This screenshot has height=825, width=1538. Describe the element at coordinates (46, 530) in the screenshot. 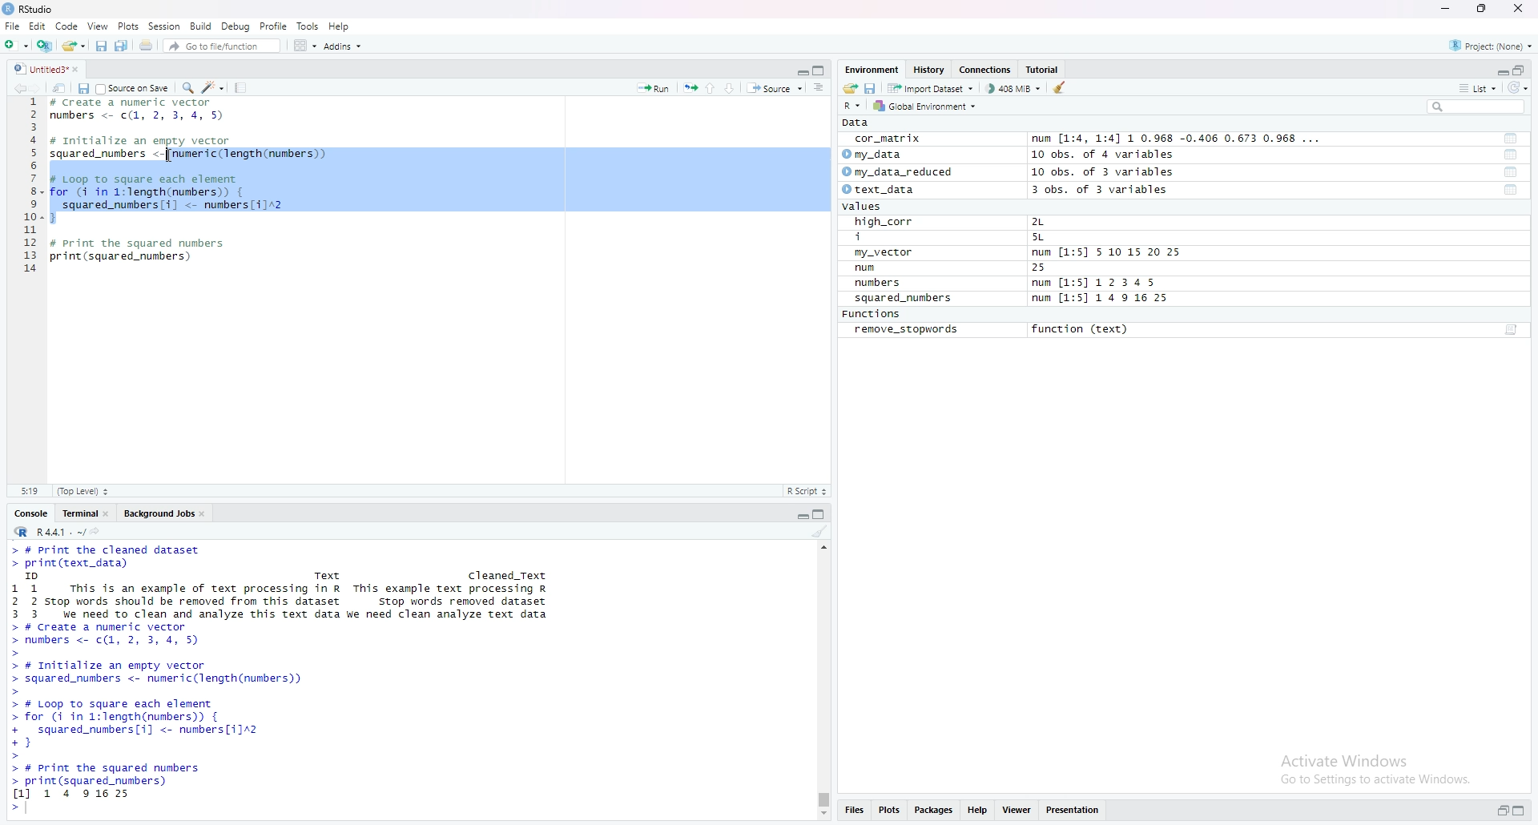

I see `R 4.4.1 ~/` at that location.